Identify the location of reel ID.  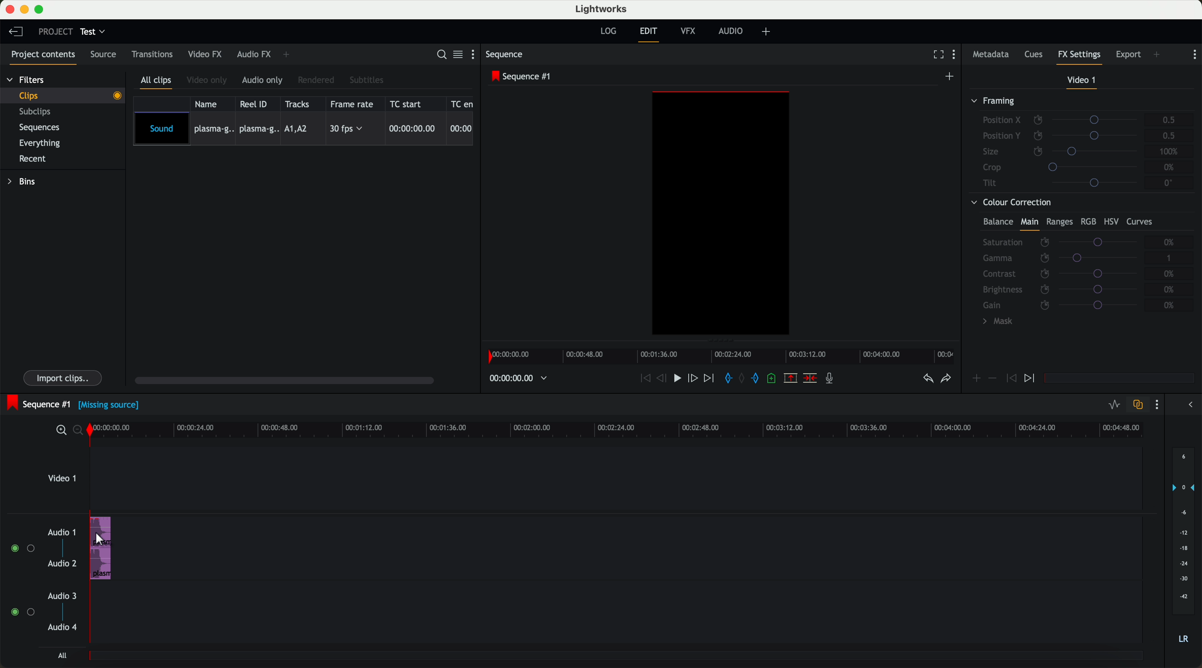
(256, 104).